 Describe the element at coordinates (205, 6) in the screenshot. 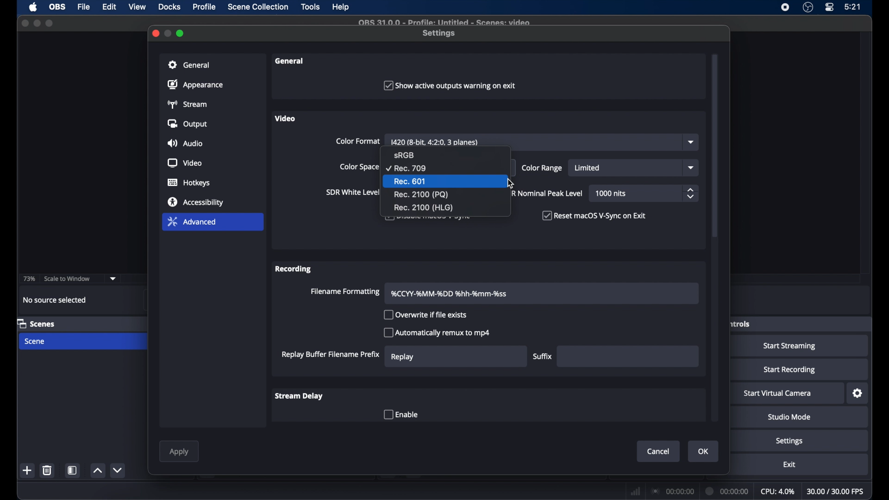

I see `profile` at that location.